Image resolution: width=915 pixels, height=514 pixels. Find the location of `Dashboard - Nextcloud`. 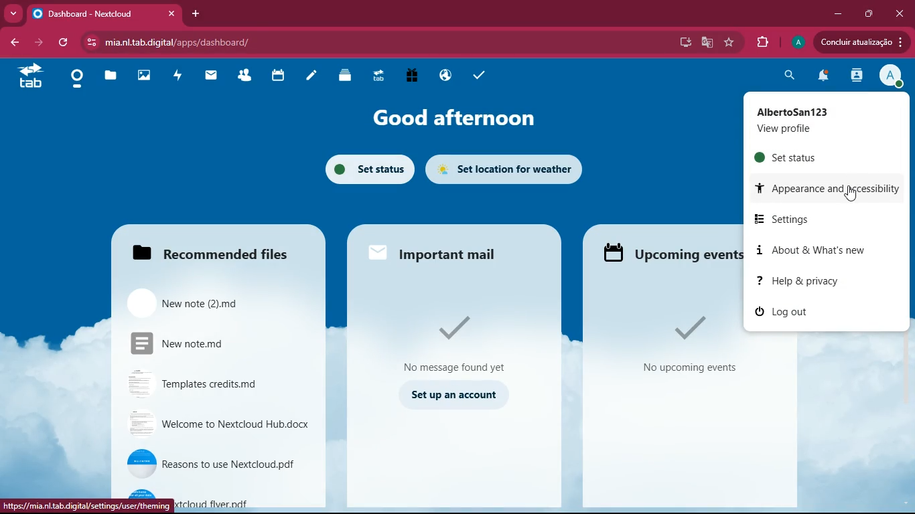

Dashboard - Nextcloud is located at coordinates (105, 14).